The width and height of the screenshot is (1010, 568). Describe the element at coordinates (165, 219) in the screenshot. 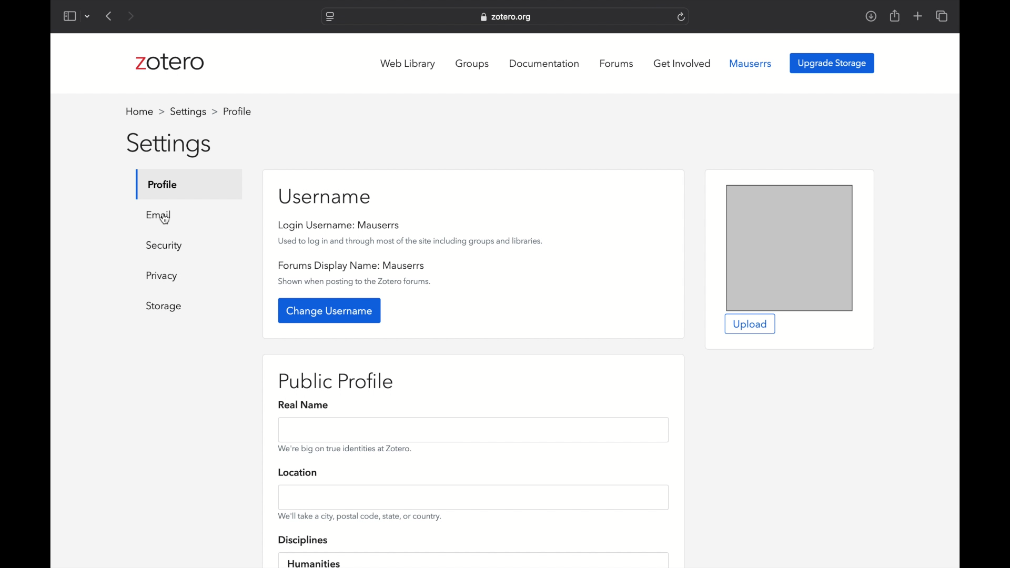

I see `cursor` at that location.